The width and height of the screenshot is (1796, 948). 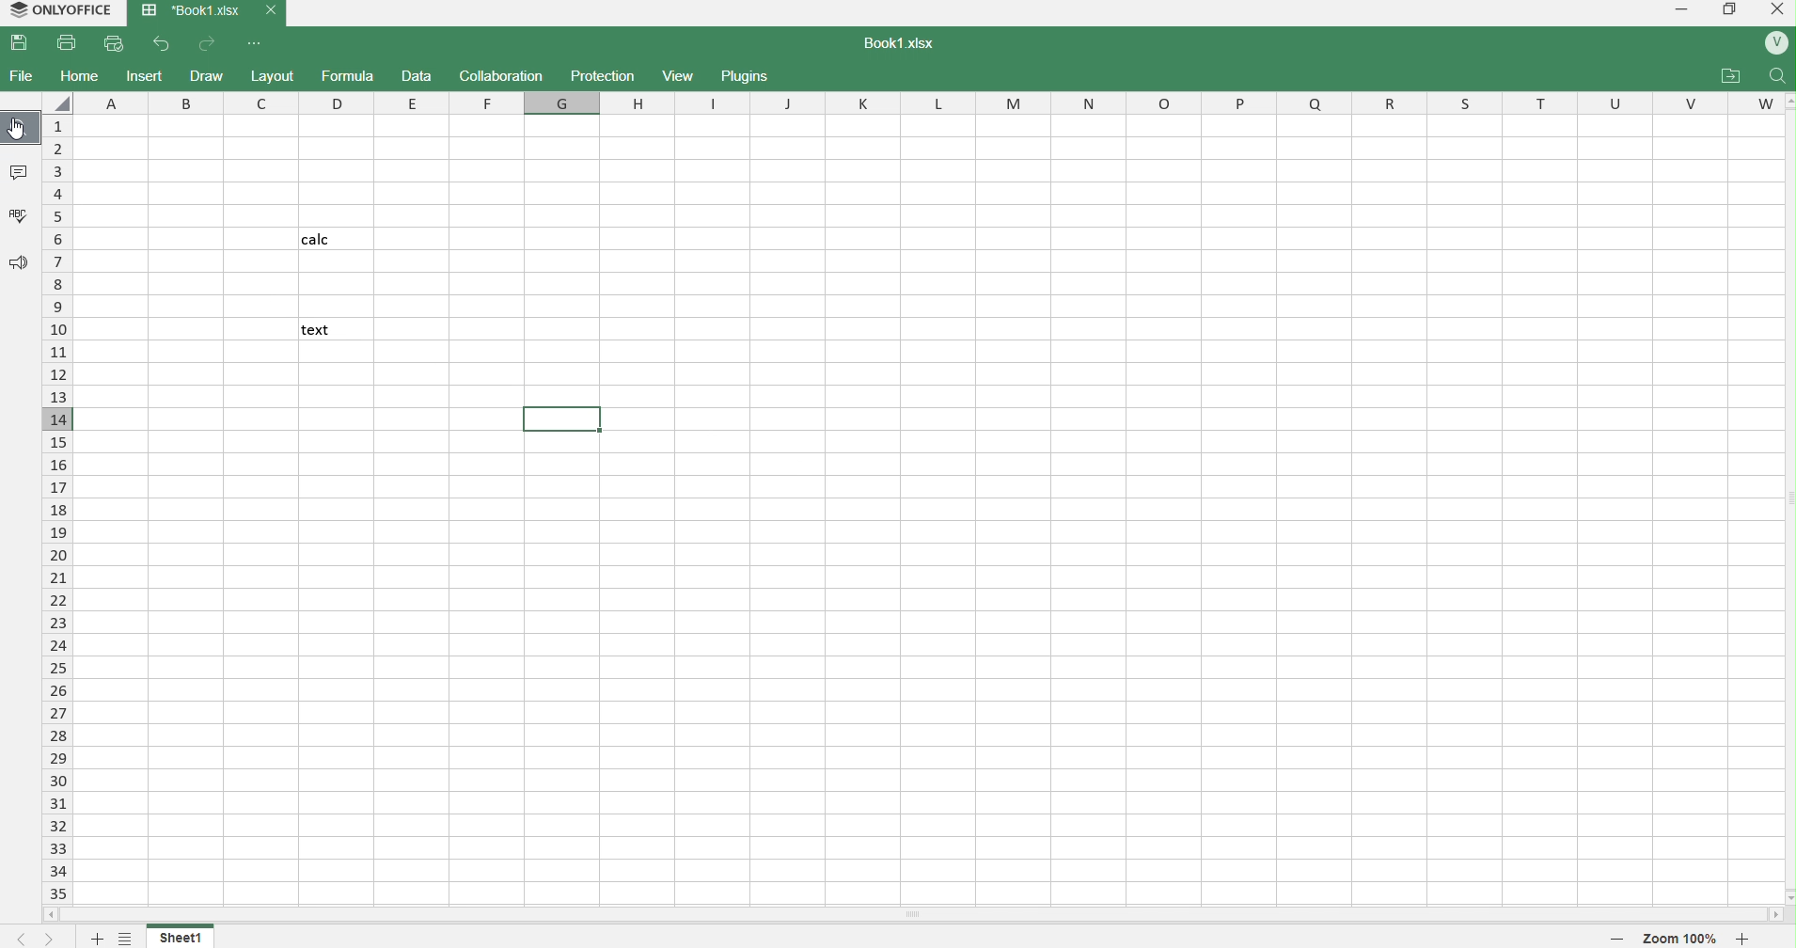 I want to click on calc, so click(x=334, y=238).